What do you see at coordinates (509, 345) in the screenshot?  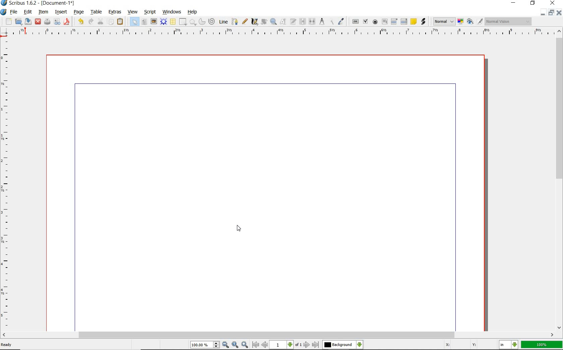 I see `select the current unit` at bounding box center [509, 345].